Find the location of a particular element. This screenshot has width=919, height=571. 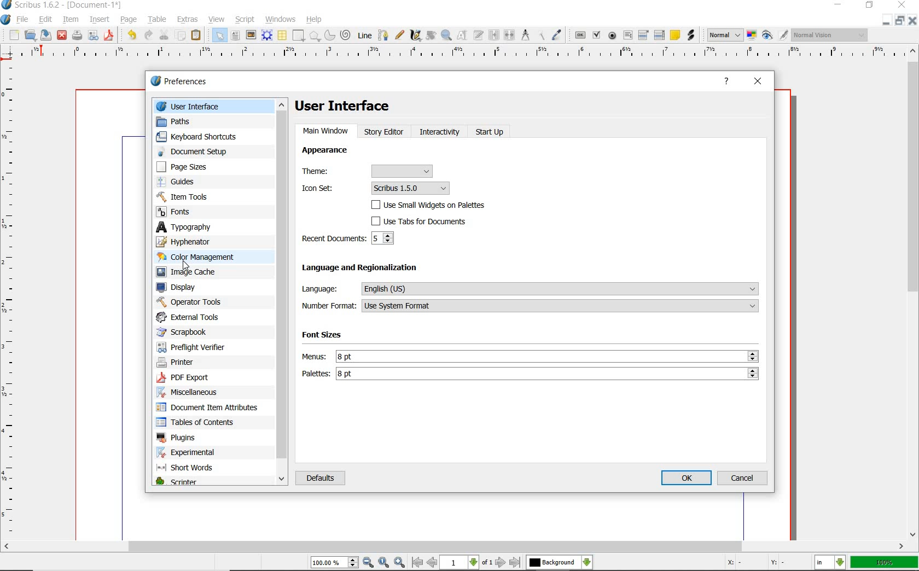

guides is located at coordinates (197, 182).